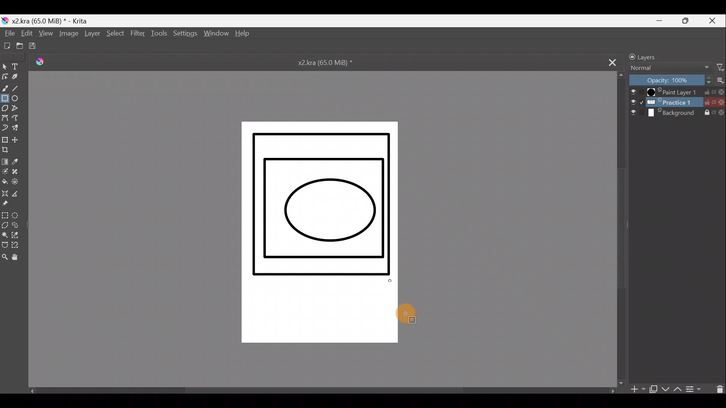  What do you see at coordinates (678, 113) in the screenshot?
I see `Background` at bounding box center [678, 113].